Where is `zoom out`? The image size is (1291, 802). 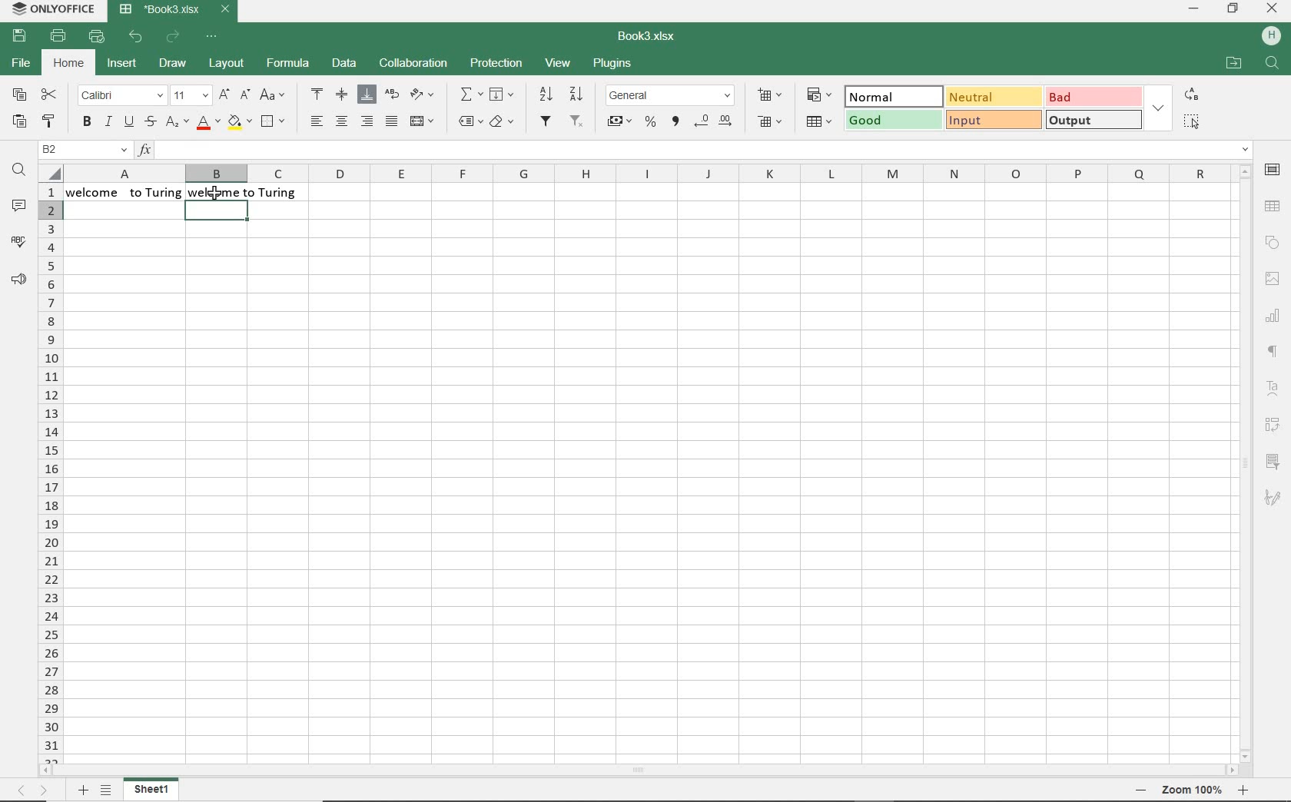 zoom out is located at coordinates (1190, 790).